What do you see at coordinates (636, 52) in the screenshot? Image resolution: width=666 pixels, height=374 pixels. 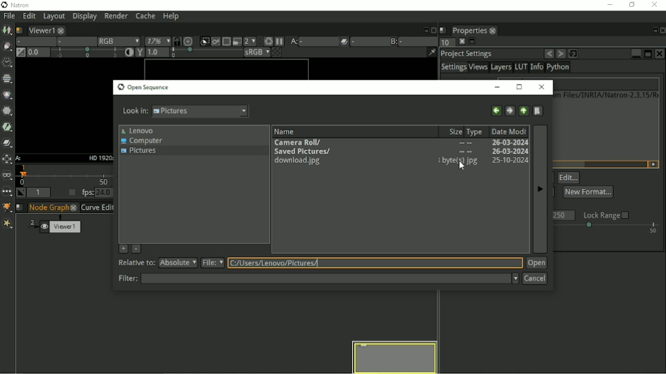 I see `Minimize` at bounding box center [636, 52].